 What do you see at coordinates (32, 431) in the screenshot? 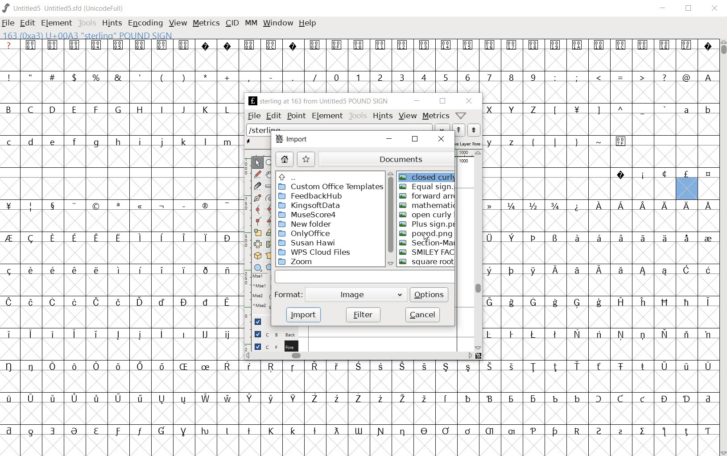
I see `Symbol` at bounding box center [32, 431].